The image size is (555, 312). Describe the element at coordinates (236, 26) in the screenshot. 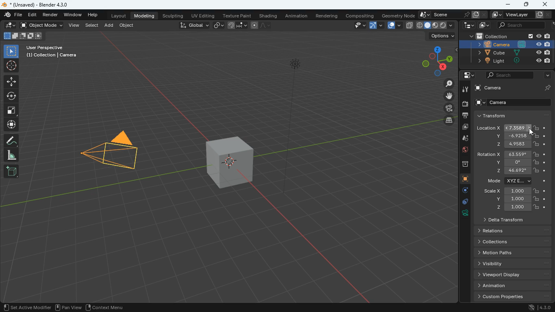

I see `join` at that location.